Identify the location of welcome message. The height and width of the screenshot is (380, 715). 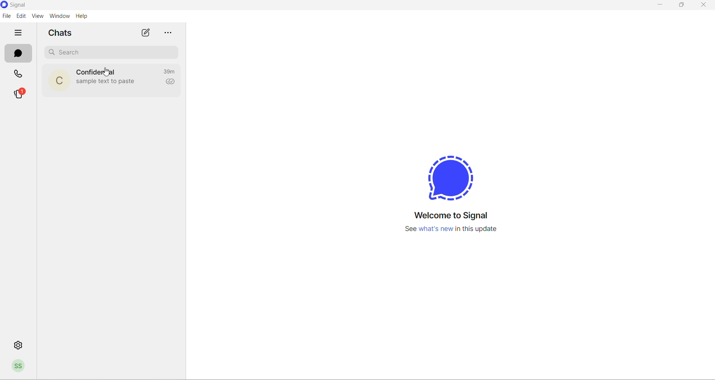
(449, 215).